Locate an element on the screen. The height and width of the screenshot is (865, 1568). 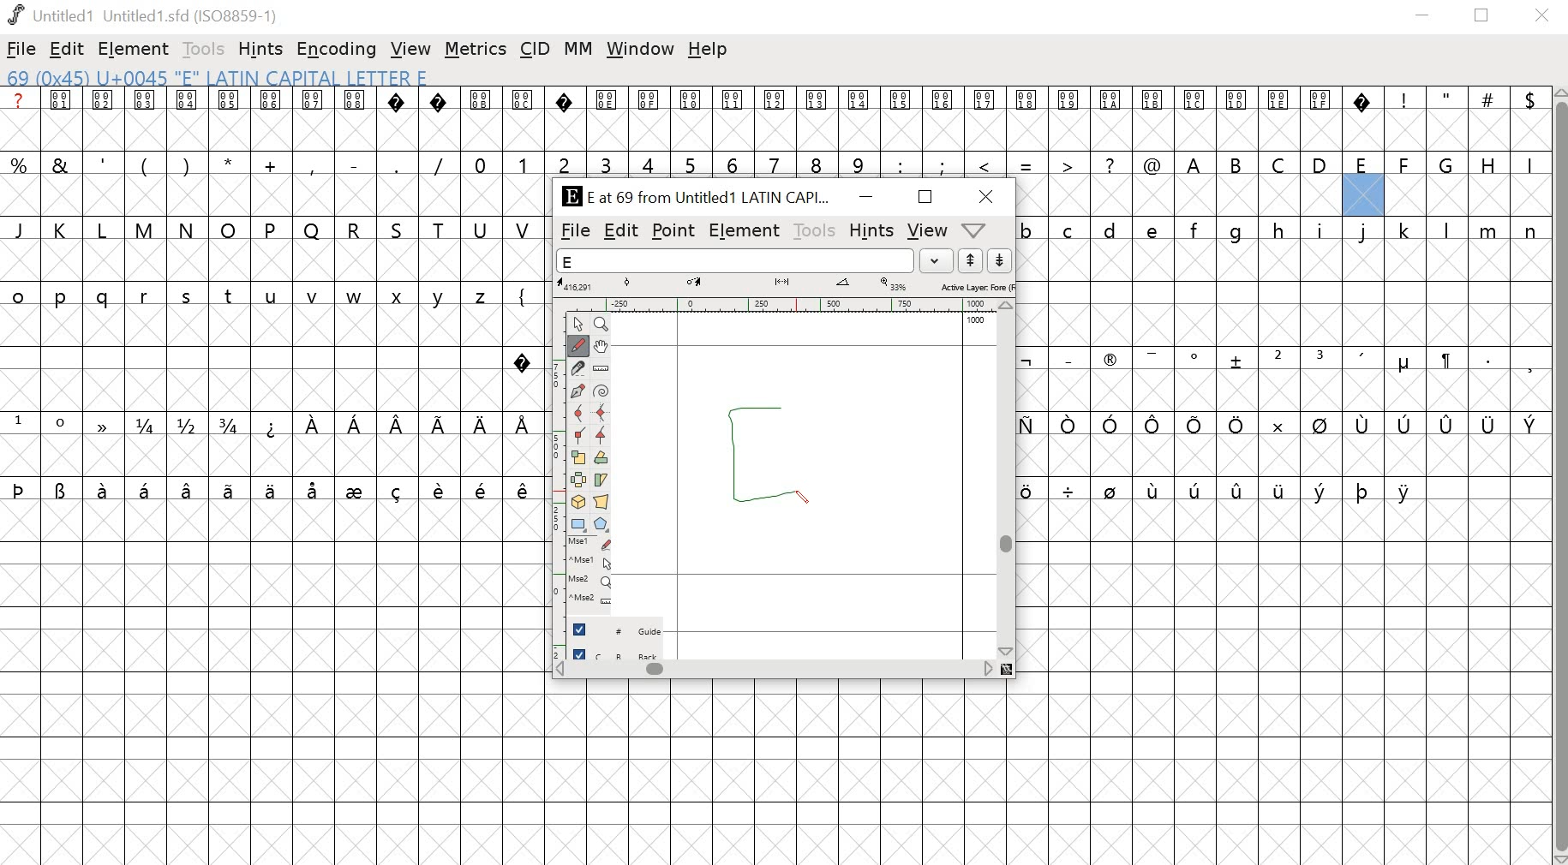
Polygon/star is located at coordinates (599, 525).